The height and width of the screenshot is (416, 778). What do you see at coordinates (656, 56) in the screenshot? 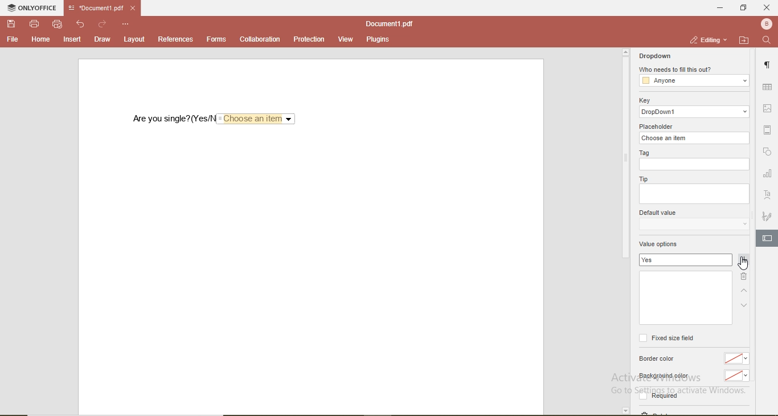
I see `dropdown` at bounding box center [656, 56].